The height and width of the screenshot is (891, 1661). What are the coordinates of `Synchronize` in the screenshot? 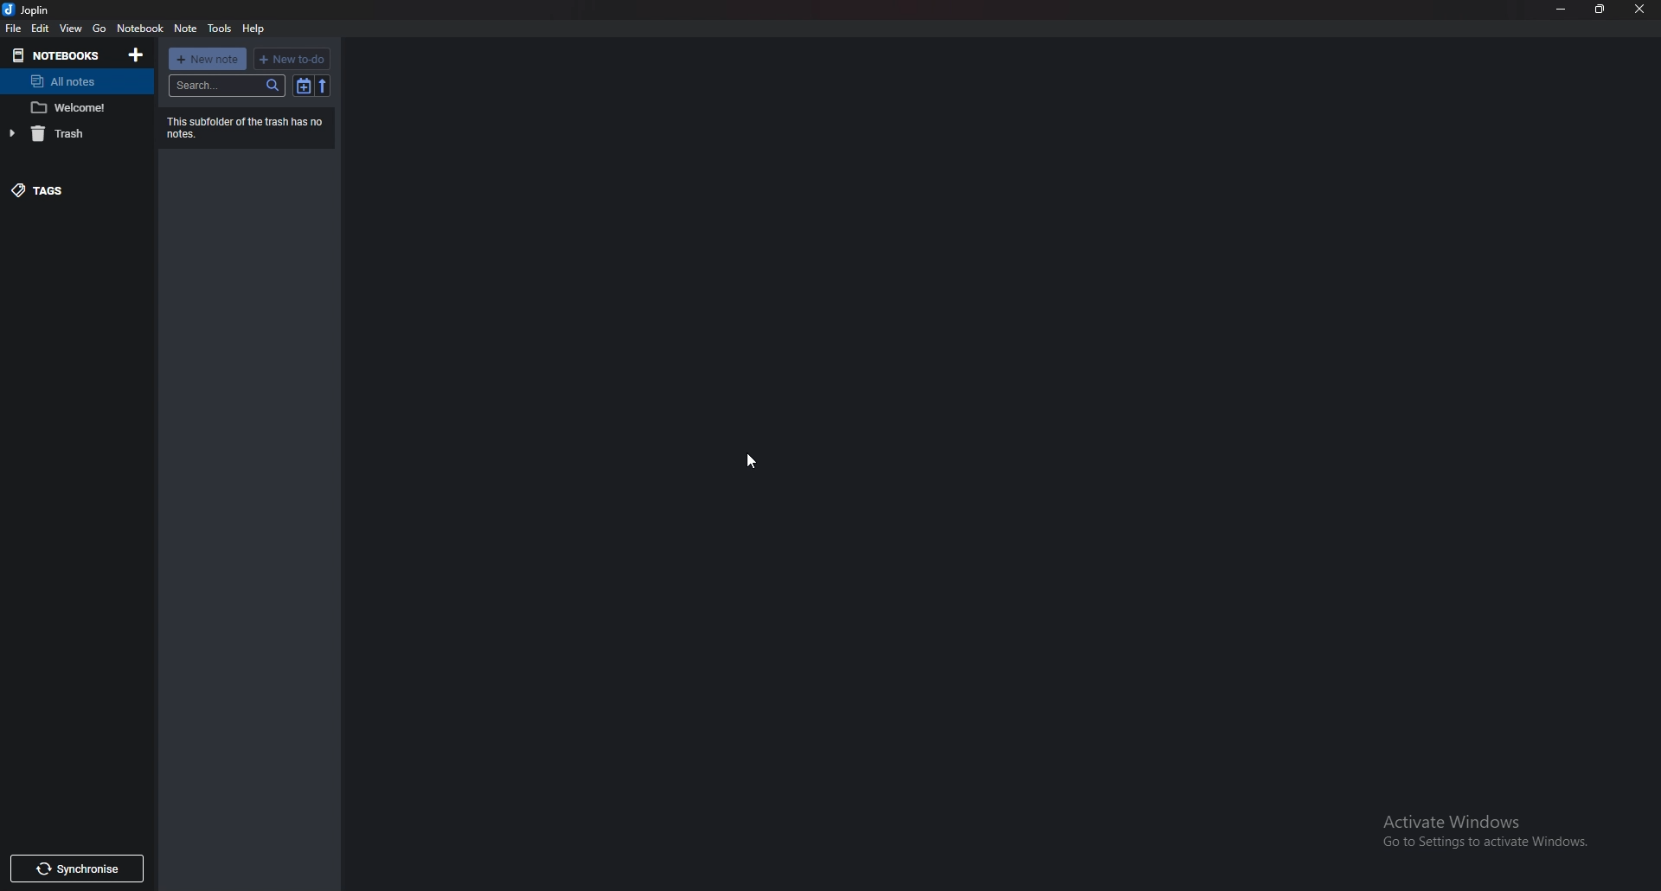 It's located at (76, 868).